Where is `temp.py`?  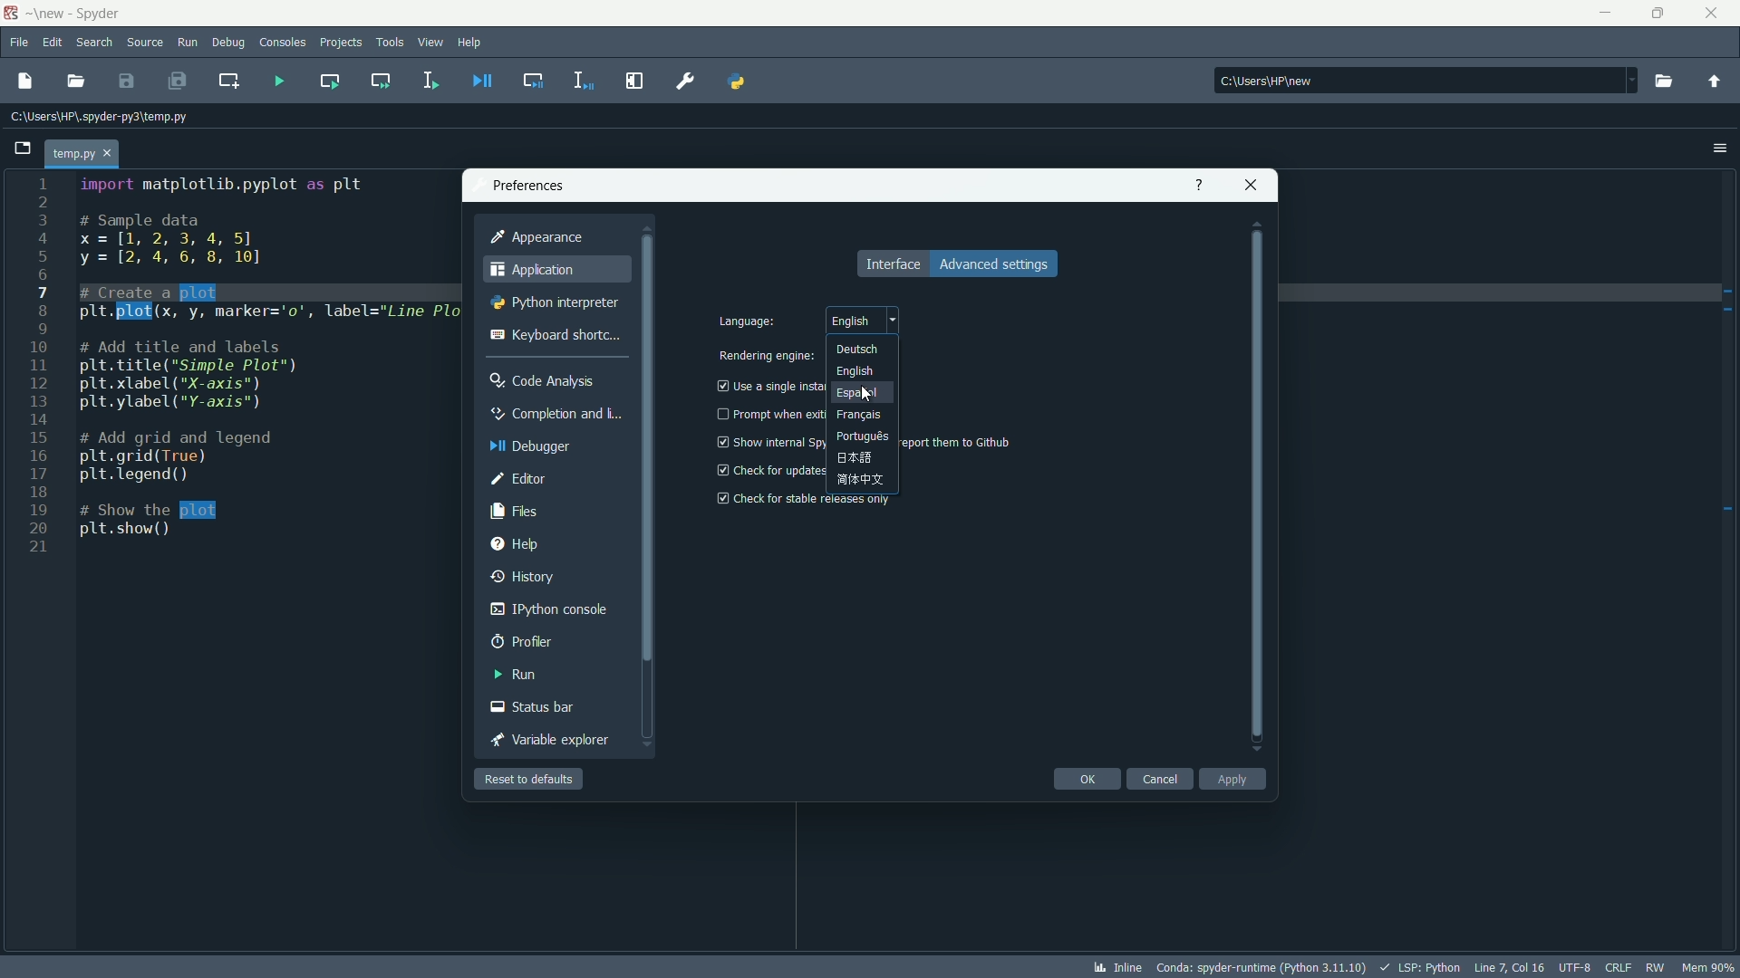
temp.py is located at coordinates (82, 153).